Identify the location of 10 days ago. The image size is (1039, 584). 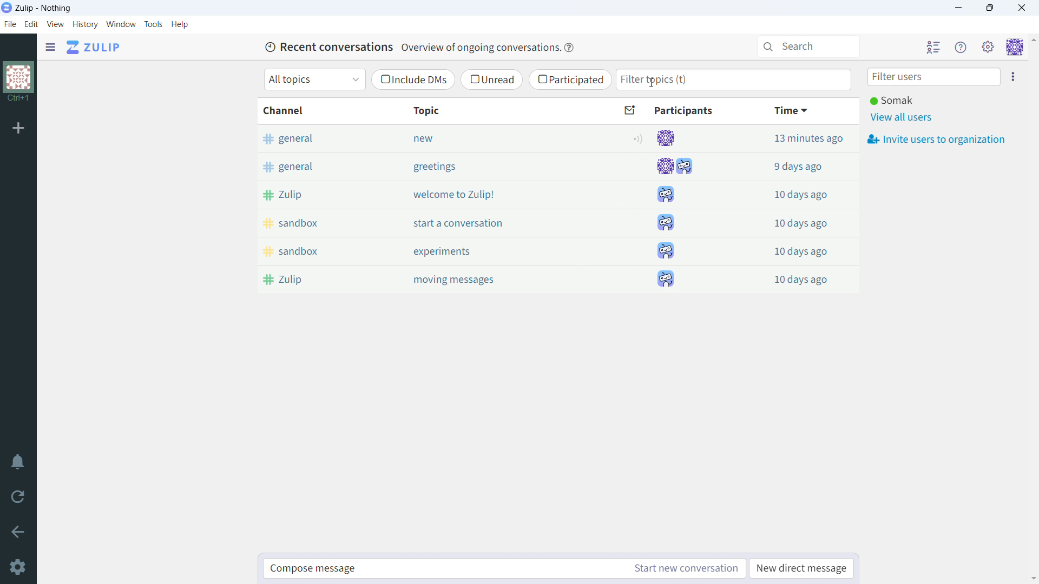
(789, 192).